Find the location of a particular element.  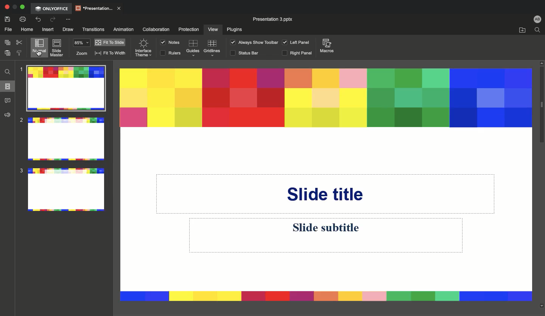

Always show toolbar is located at coordinates (252, 42).